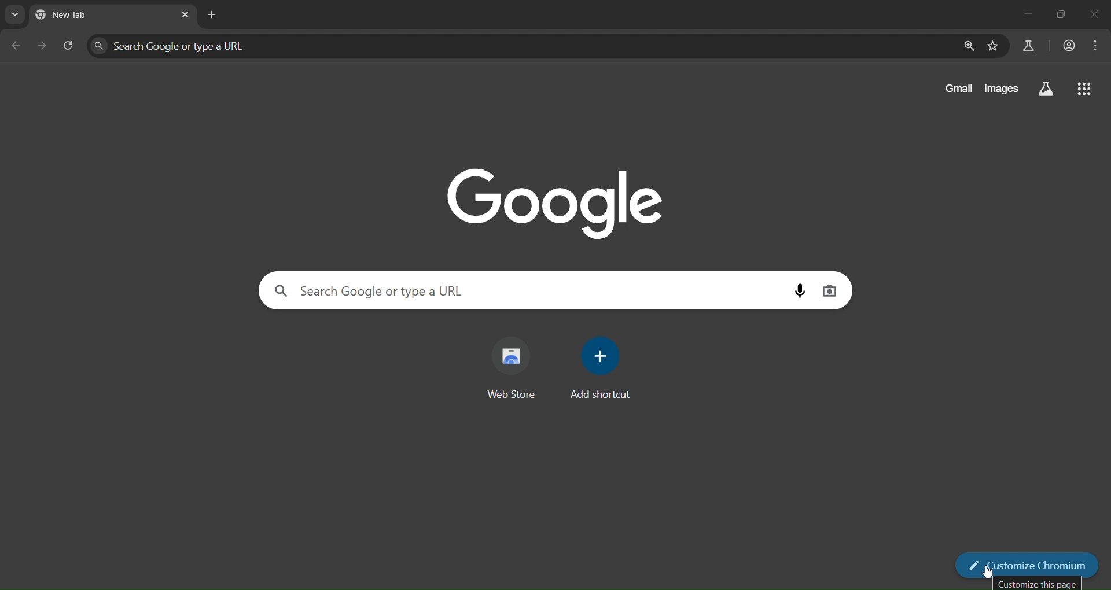 This screenshot has height=590, width=1111. What do you see at coordinates (1090, 15) in the screenshot?
I see `close` at bounding box center [1090, 15].